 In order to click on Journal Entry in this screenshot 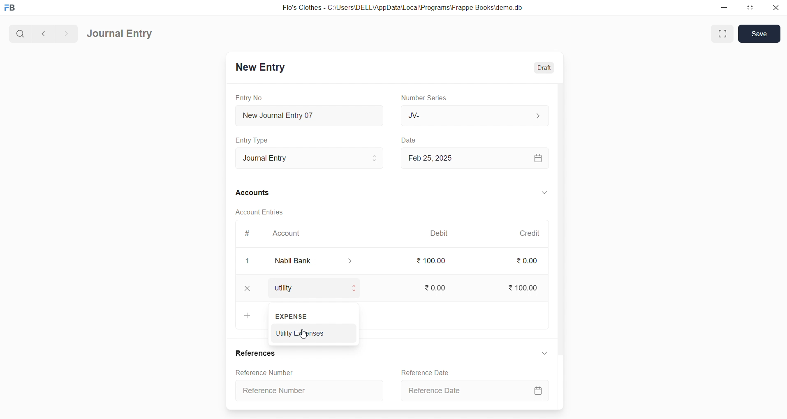, I will do `click(120, 34)`.